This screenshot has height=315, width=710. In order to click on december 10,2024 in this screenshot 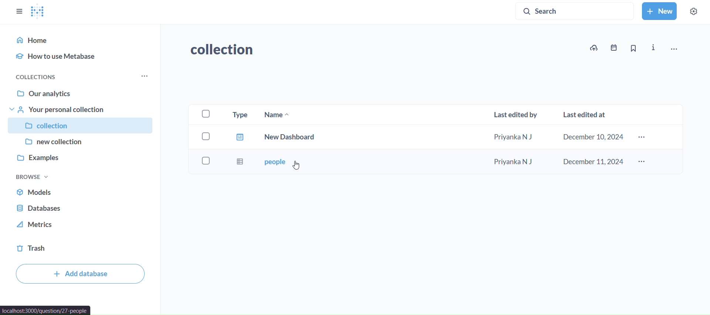, I will do `click(588, 137)`.